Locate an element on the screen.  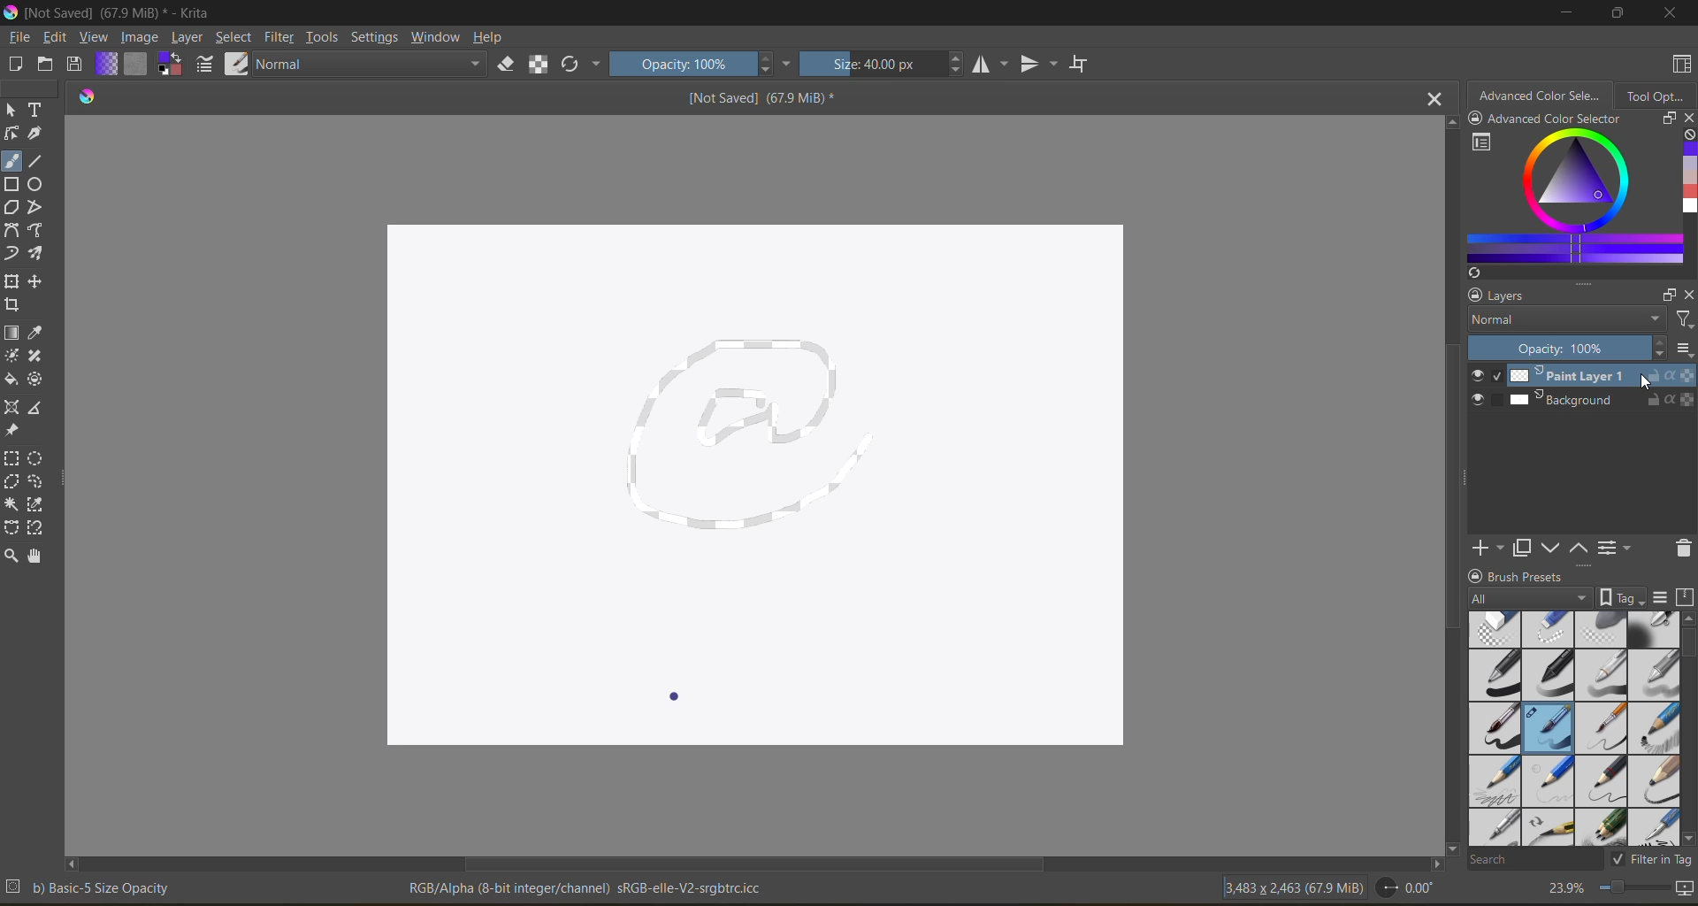
duplicate mask is located at coordinates (1522, 549).